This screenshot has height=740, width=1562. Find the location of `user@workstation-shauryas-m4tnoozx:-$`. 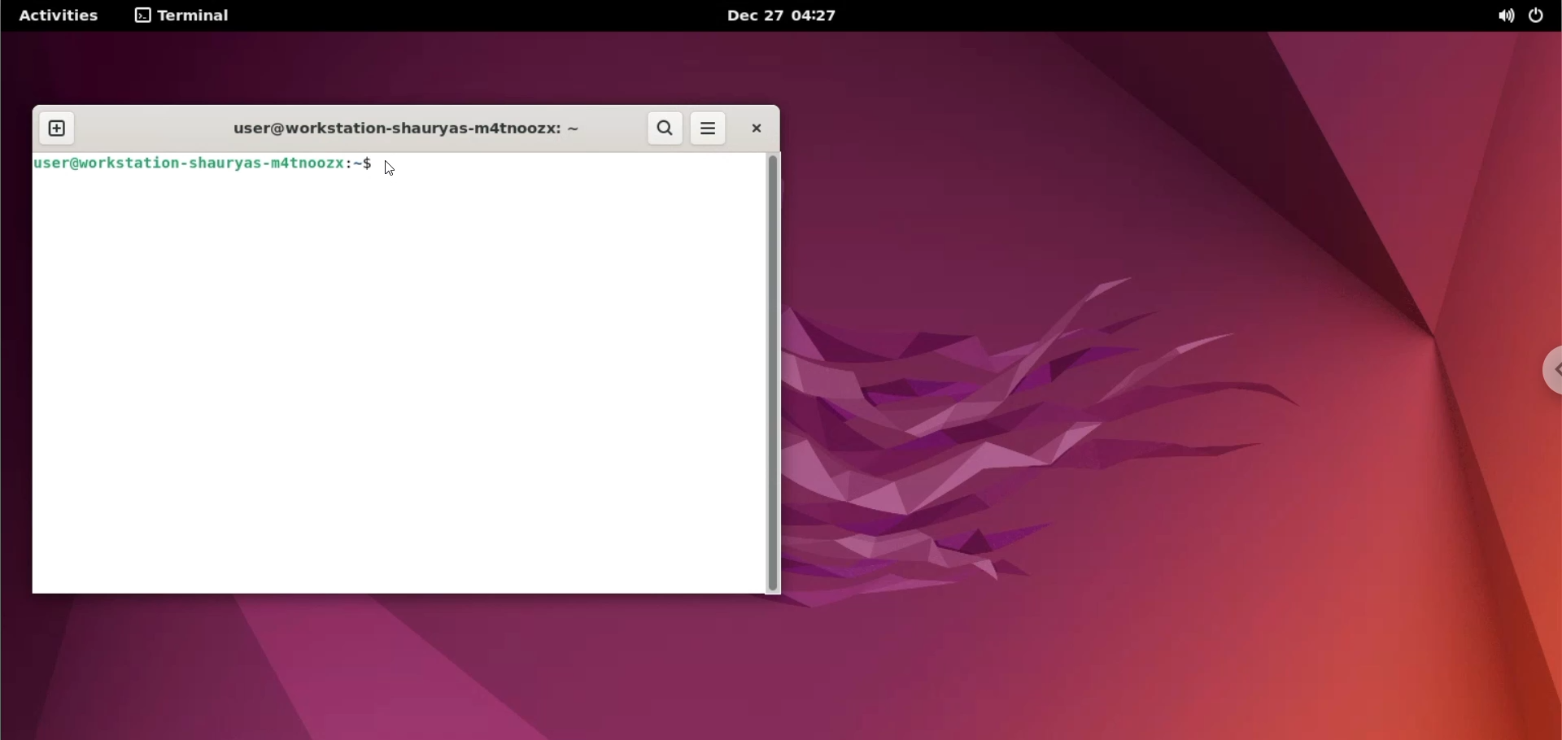

user@workstation-shauryas-m4tnoozx:-$ is located at coordinates (200, 163).